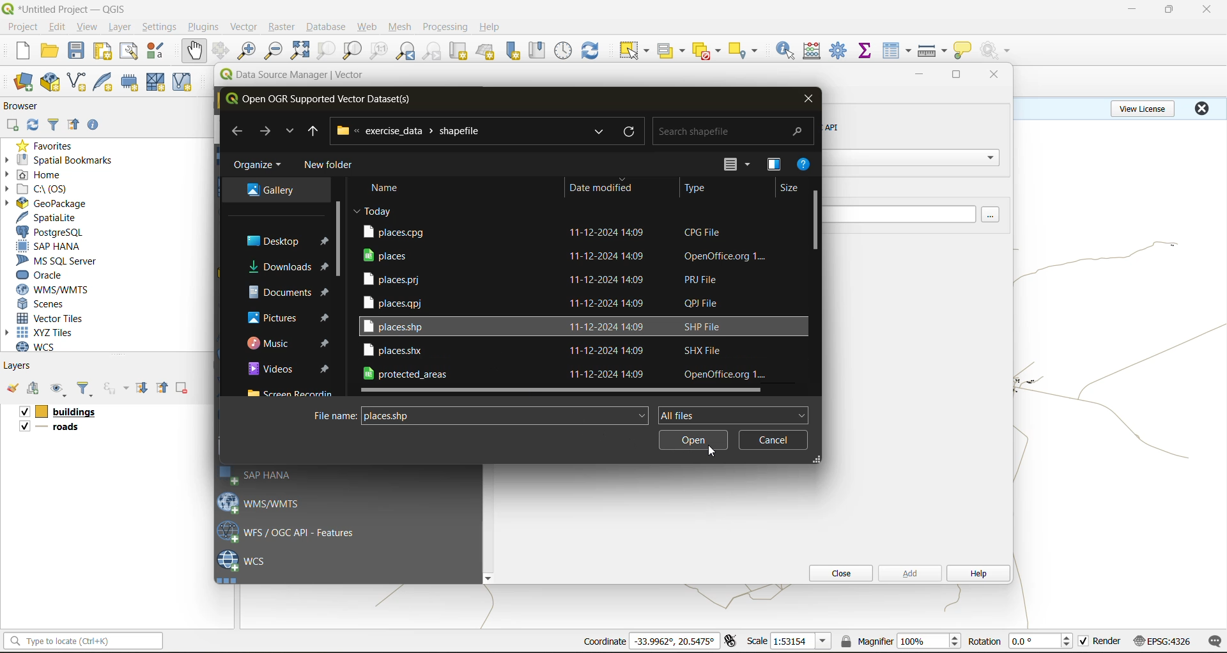  Describe the element at coordinates (50, 145) in the screenshot. I see `favorites` at that location.